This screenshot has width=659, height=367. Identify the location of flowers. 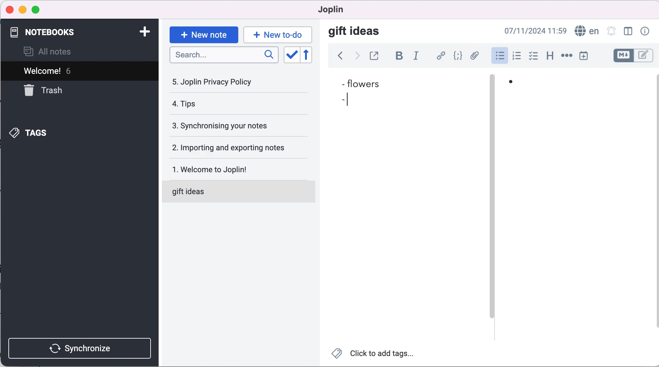
(369, 84).